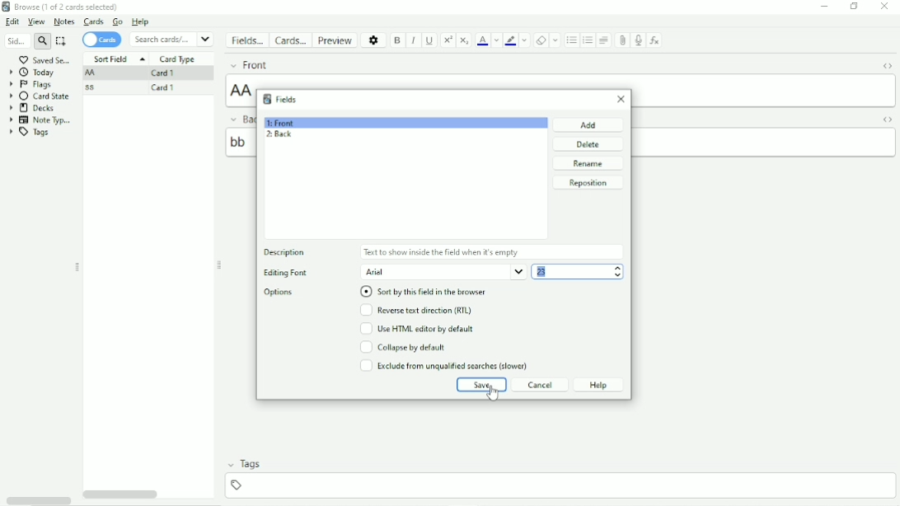  What do you see at coordinates (167, 73) in the screenshot?
I see `Card 1` at bounding box center [167, 73].